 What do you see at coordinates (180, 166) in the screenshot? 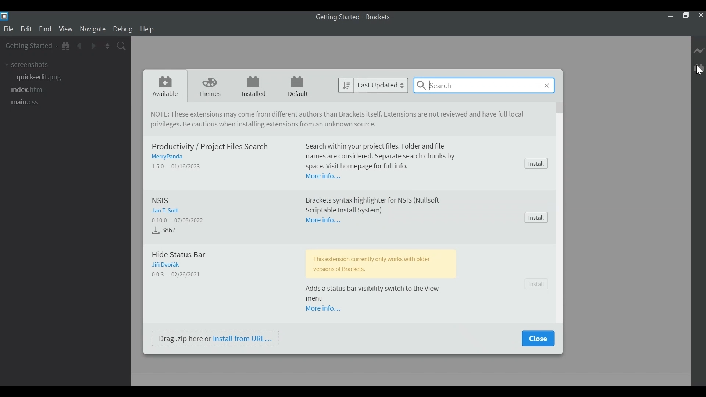
I see `1.5.0 01/16/2023` at bounding box center [180, 166].